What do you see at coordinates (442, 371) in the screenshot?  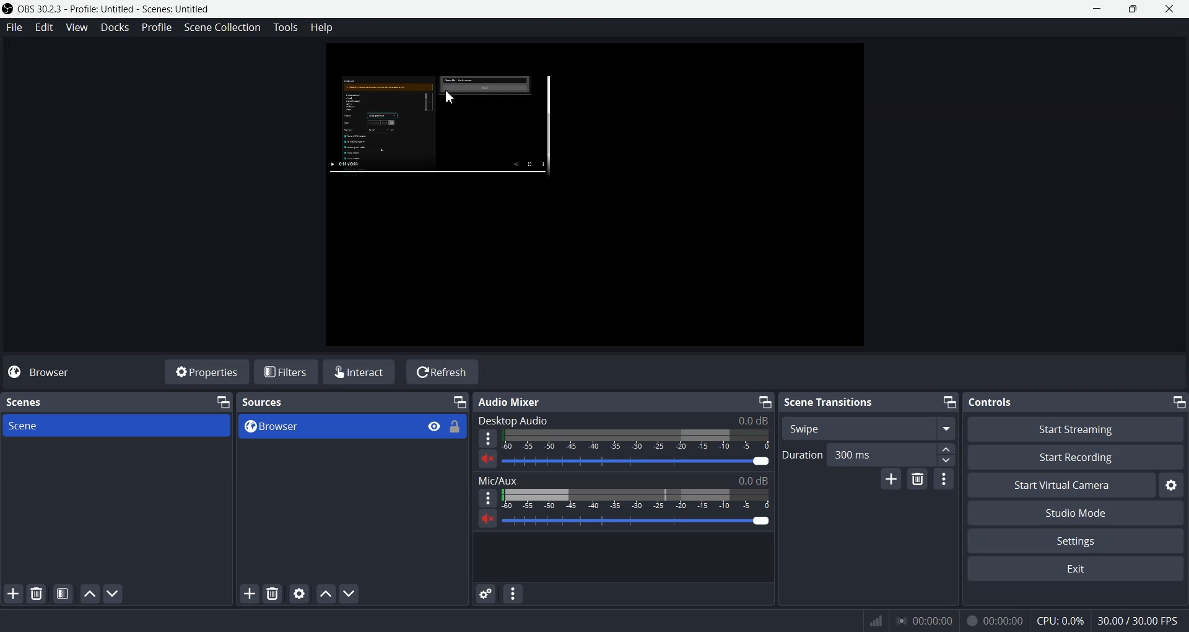 I see `Refresh` at bounding box center [442, 371].